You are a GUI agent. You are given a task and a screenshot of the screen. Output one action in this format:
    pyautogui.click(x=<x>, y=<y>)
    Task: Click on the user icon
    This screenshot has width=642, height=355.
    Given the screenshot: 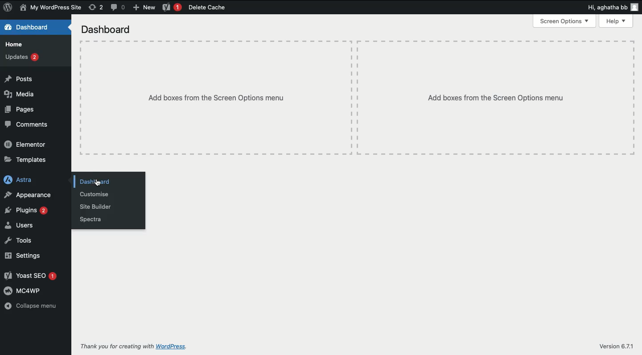 What is the action you would take?
    pyautogui.click(x=634, y=8)
    